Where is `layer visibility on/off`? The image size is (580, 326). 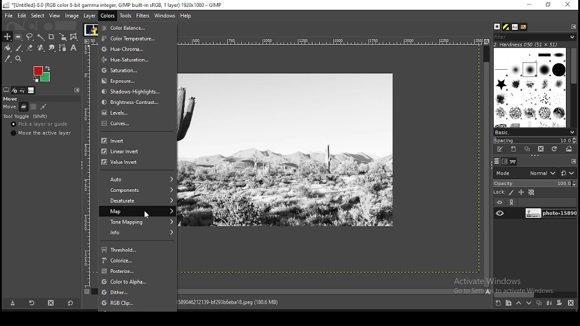 layer visibility on/off is located at coordinates (500, 214).